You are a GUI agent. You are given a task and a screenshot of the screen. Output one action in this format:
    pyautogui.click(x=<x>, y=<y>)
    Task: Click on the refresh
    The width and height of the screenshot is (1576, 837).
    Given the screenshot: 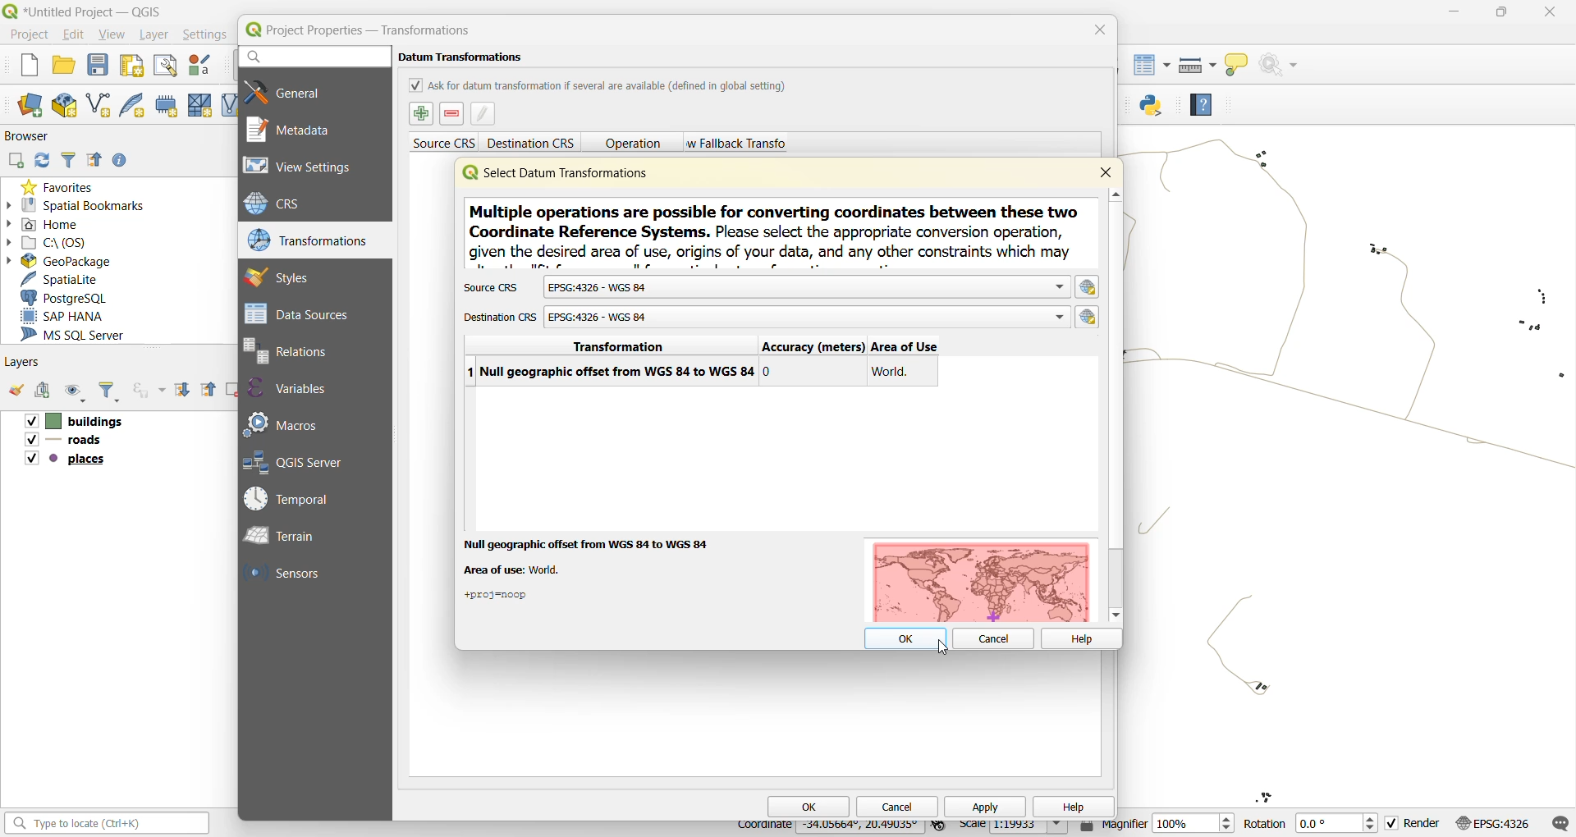 What is the action you would take?
    pyautogui.click(x=40, y=161)
    